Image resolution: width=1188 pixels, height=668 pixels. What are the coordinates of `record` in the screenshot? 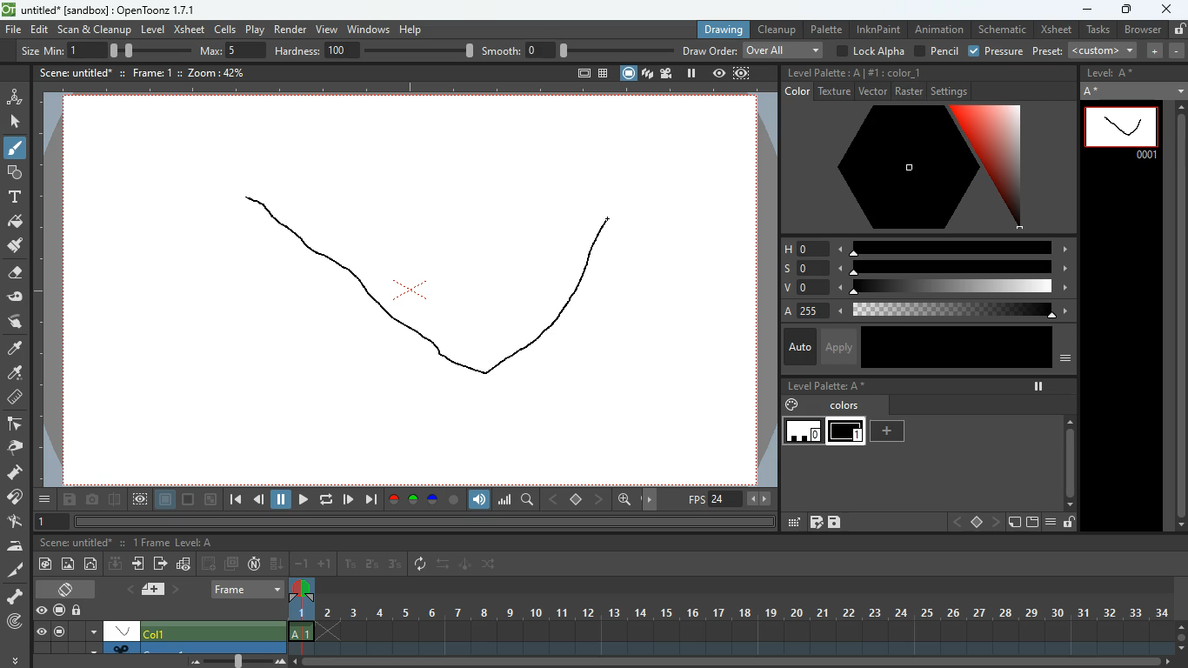 It's located at (58, 611).